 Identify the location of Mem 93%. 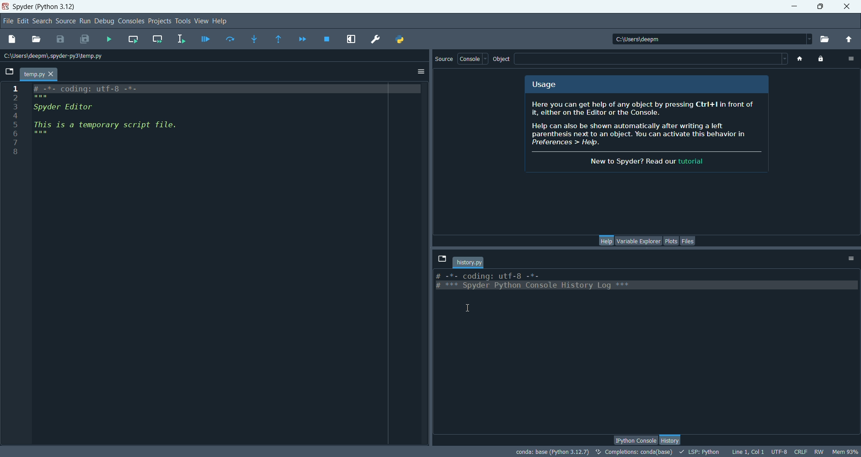
(846, 451).